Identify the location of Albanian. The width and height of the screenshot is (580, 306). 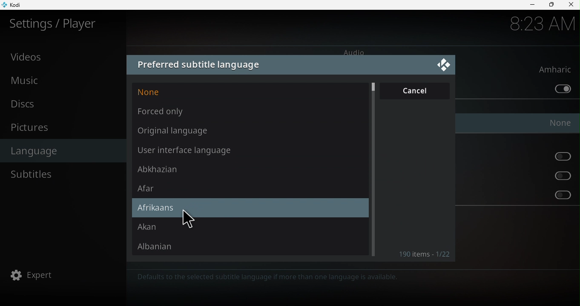
(248, 247).